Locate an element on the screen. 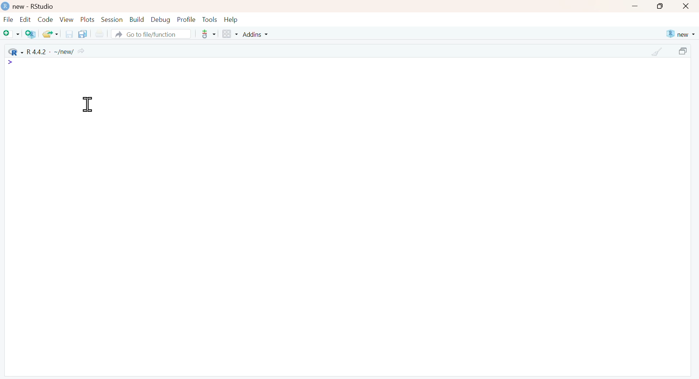  Code is located at coordinates (46, 19).